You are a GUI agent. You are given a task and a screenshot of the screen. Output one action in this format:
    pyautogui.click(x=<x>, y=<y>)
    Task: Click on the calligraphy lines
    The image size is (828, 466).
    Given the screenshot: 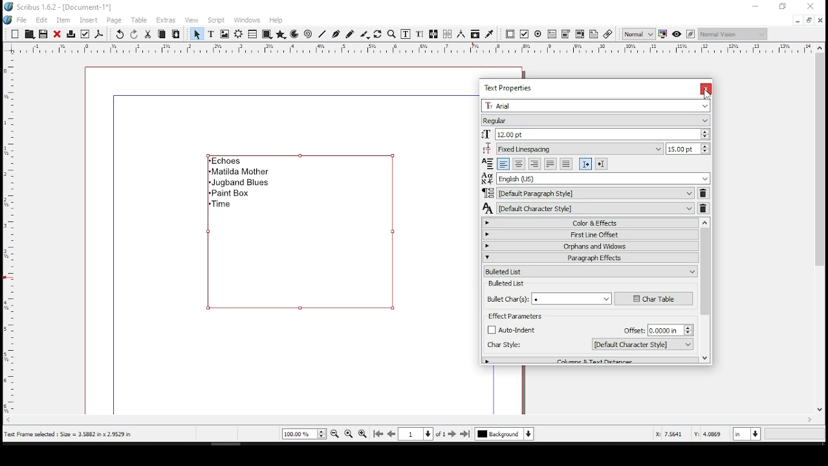 What is the action you would take?
    pyautogui.click(x=365, y=34)
    